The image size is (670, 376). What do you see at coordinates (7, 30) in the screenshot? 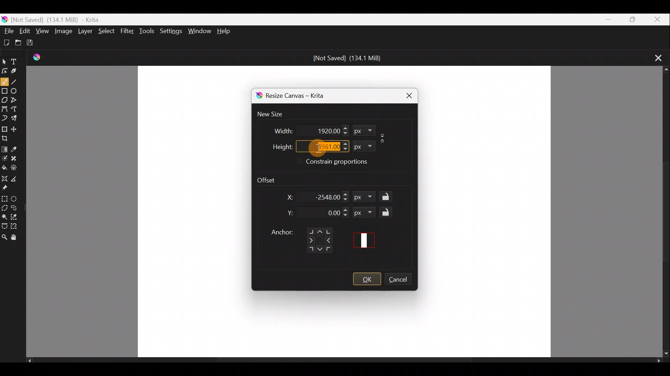
I see `File` at bounding box center [7, 30].